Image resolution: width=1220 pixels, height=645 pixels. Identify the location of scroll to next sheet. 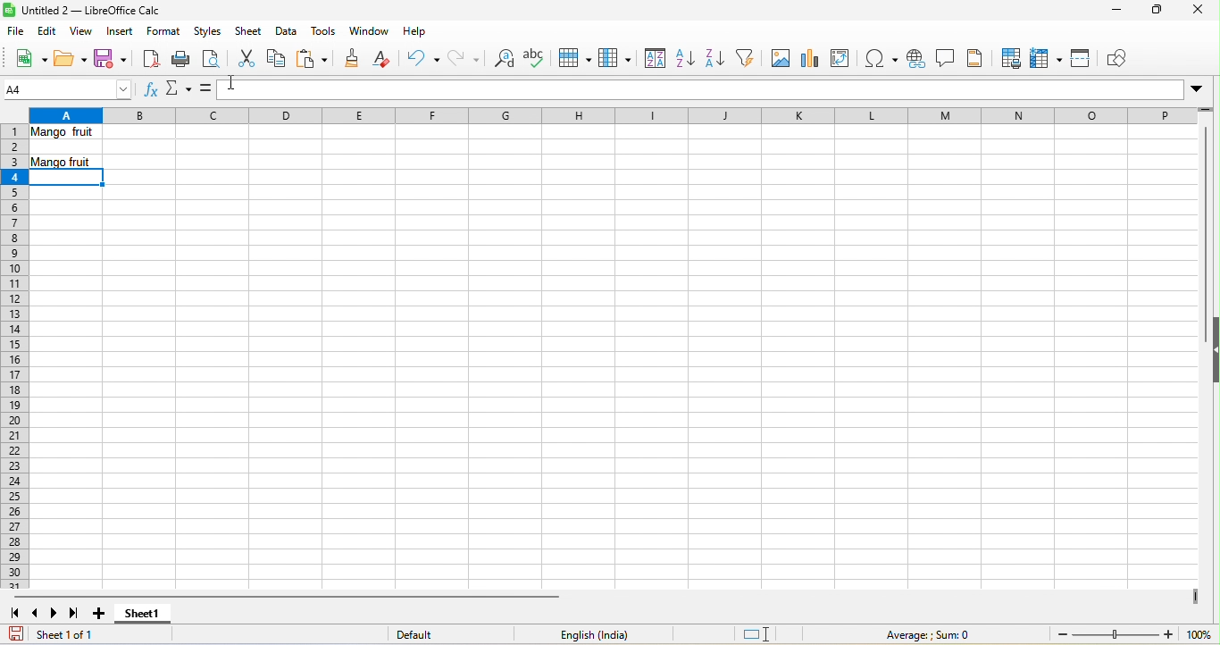
(53, 614).